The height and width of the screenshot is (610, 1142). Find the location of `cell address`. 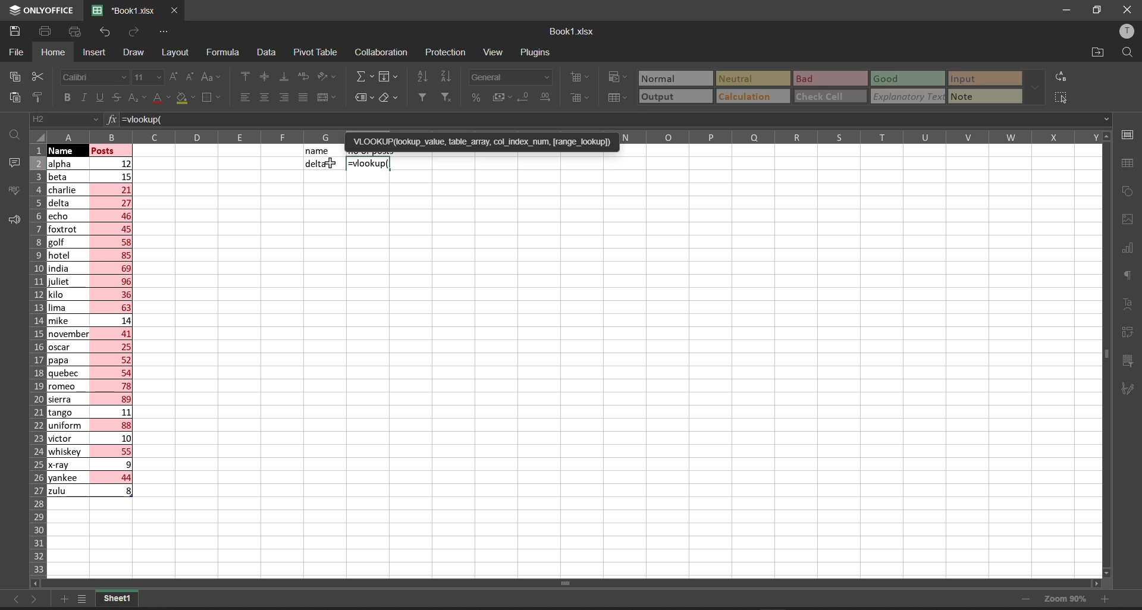

cell address is located at coordinates (64, 120).